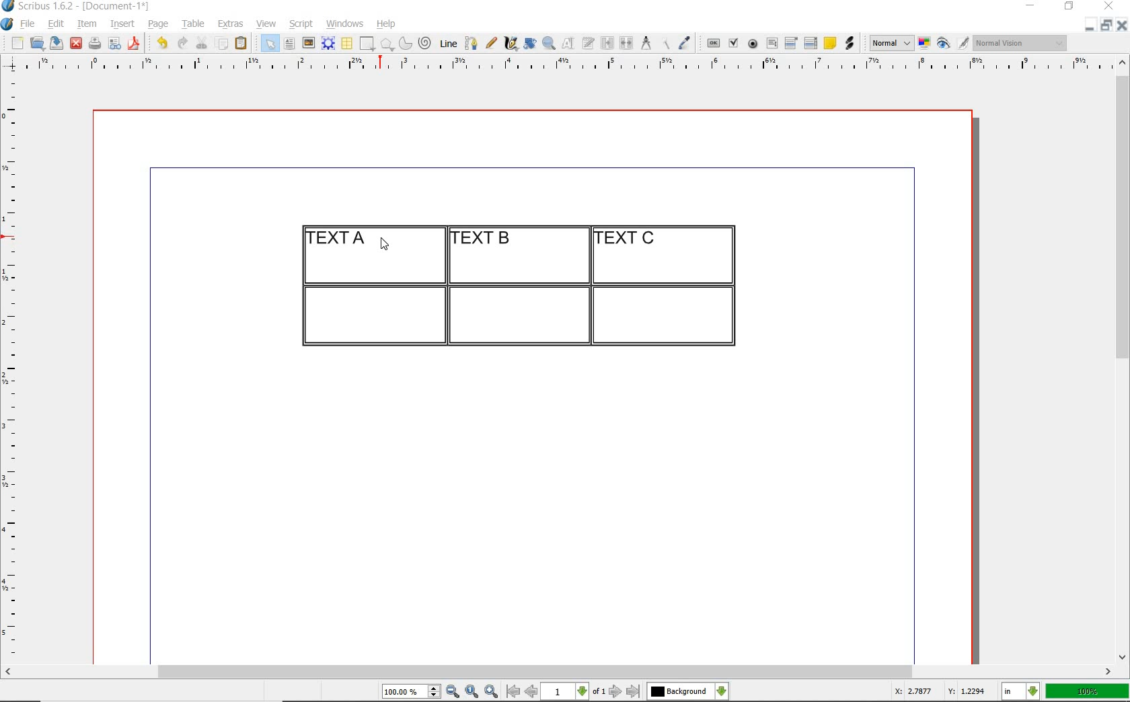 The image size is (1130, 702). I want to click on insert, so click(122, 24).